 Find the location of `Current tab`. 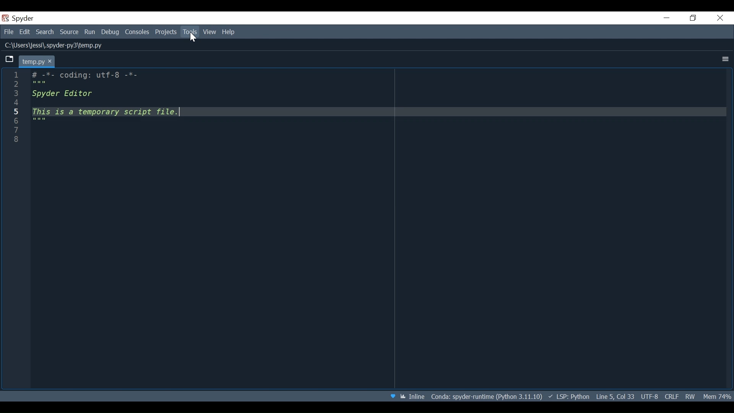

Current tab is located at coordinates (37, 60).